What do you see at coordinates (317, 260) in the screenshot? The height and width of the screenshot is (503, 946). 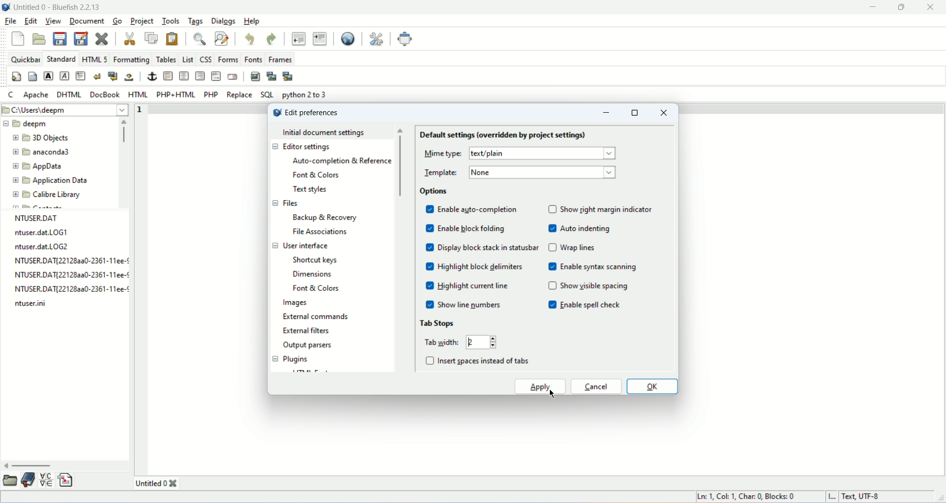 I see `shortcut keys` at bounding box center [317, 260].